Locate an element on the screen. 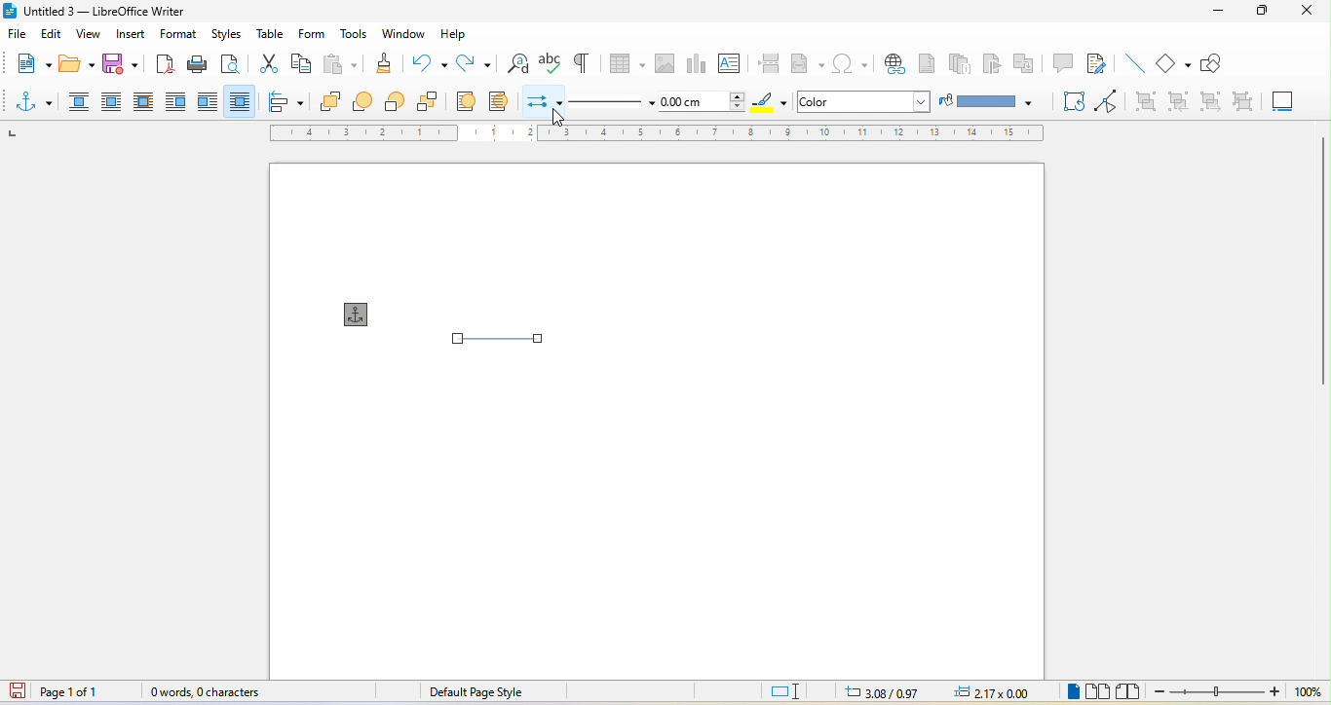 This screenshot has width=1331, height=705. open is located at coordinates (73, 65).